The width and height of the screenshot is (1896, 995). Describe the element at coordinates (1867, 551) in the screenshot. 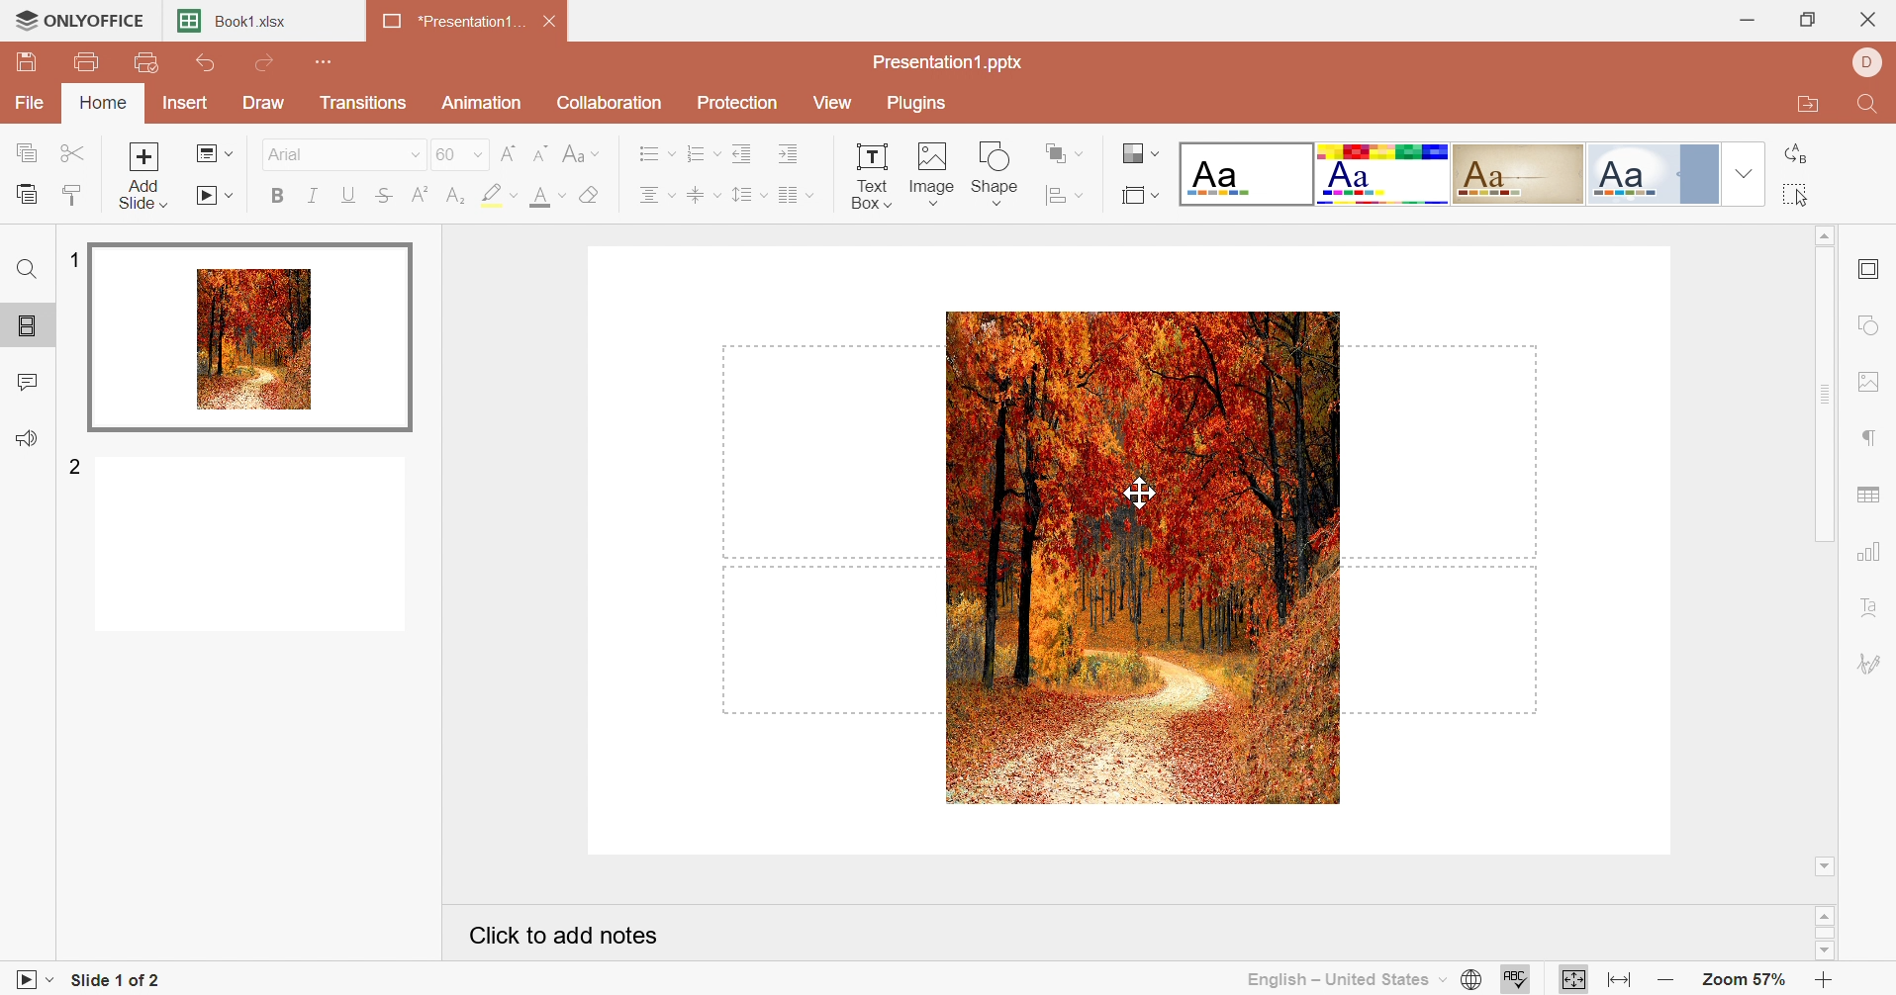

I see `Chart settings` at that location.